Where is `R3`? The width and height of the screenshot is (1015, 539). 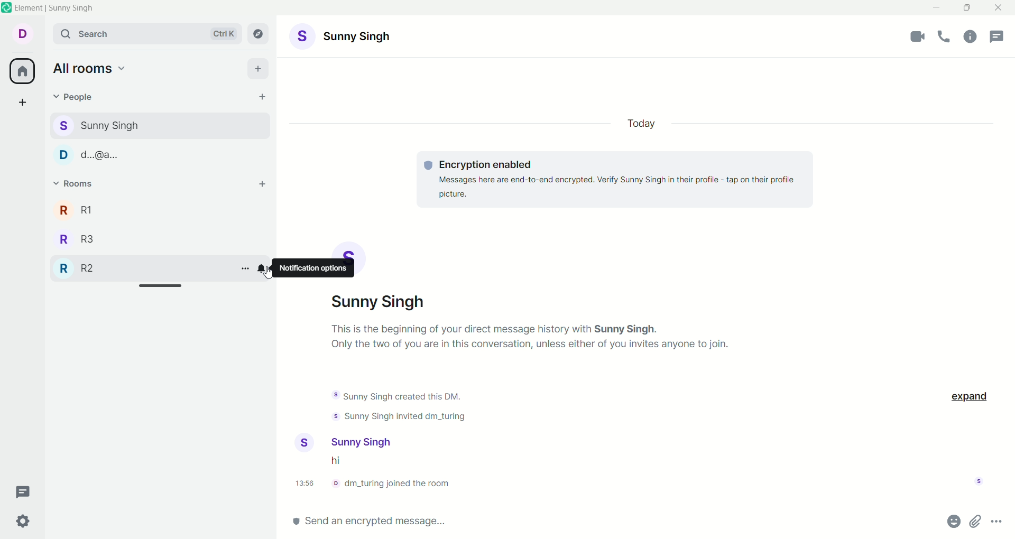
R3 is located at coordinates (78, 237).